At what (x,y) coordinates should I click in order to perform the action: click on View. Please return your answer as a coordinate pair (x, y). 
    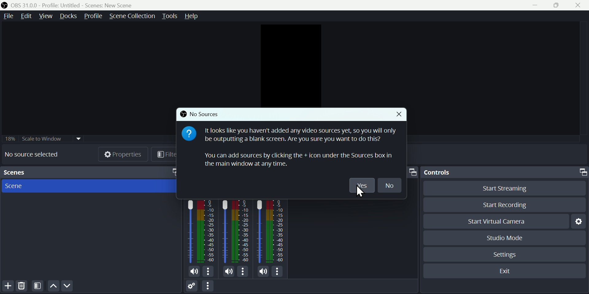
    Looking at the image, I should click on (45, 16).